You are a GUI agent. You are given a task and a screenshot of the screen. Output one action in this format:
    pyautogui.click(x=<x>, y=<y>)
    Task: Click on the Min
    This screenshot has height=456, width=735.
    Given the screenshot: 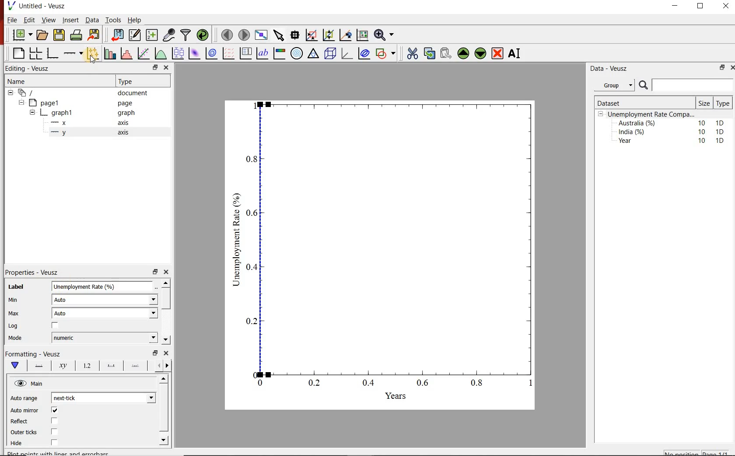 What is the action you would take?
    pyautogui.click(x=19, y=301)
    